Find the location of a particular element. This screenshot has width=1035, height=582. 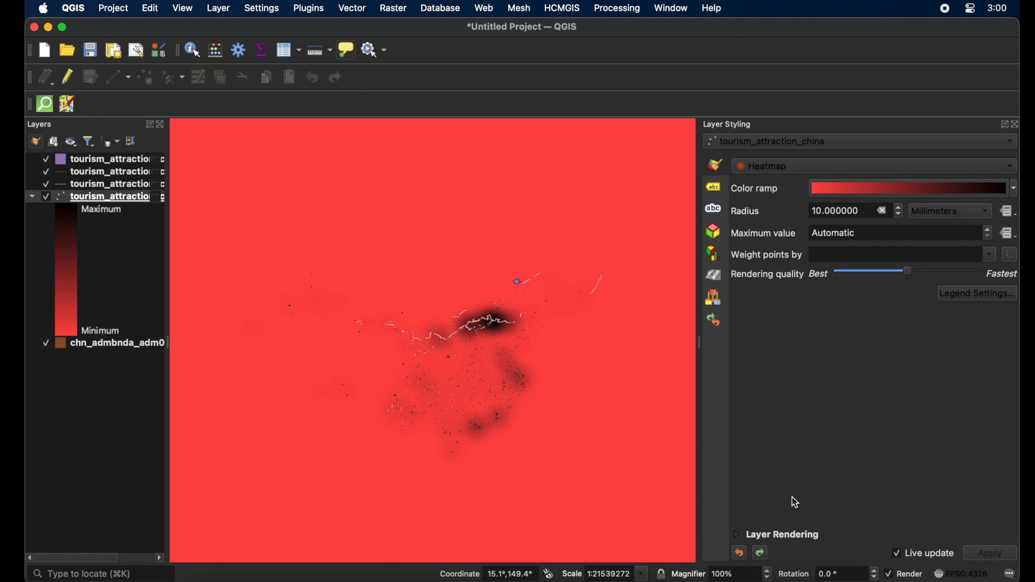

expand is located at coordinates (132, 141).